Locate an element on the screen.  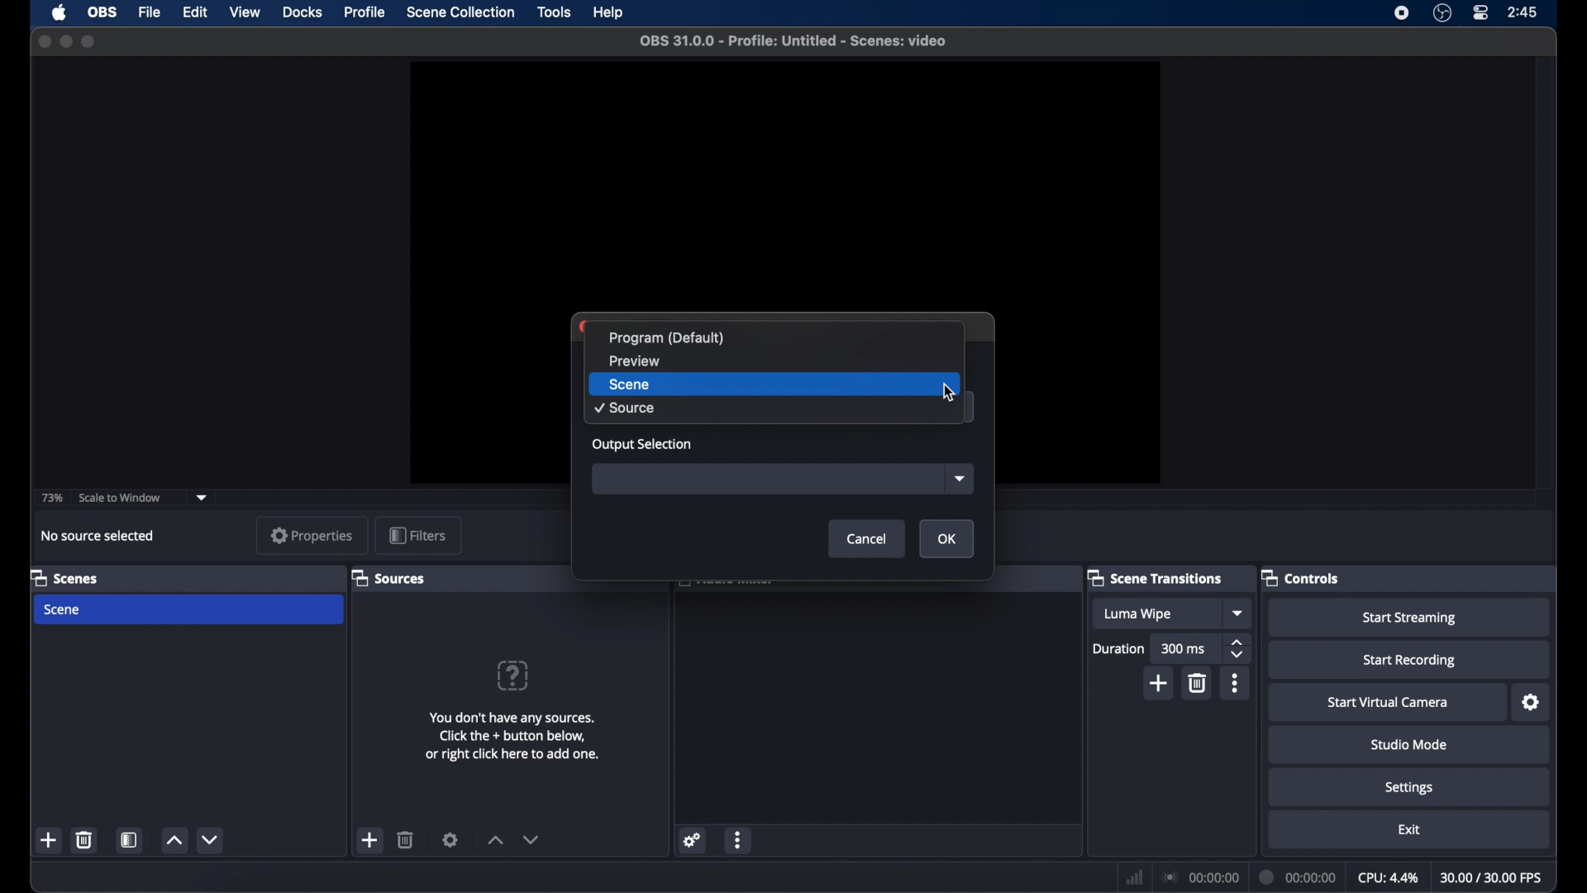
scenes is located at coordinates (63, 577).